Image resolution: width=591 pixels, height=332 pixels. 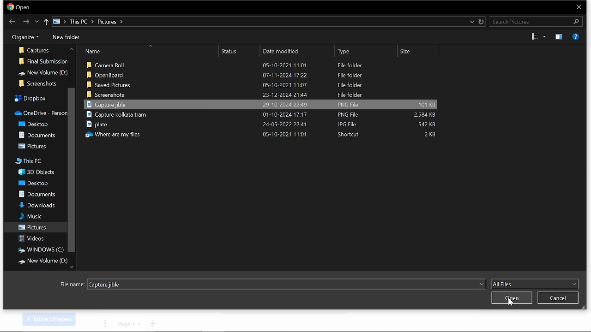 I want to click on folders, so click(x=35, y=123).